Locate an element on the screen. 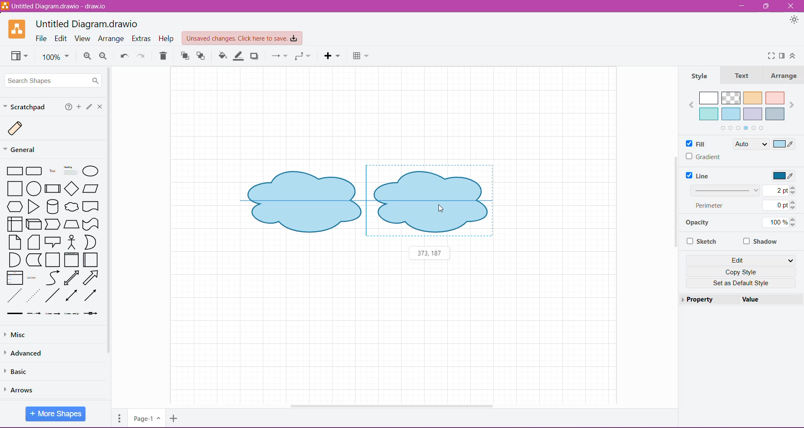  Help is located at coordinates (69, 108).